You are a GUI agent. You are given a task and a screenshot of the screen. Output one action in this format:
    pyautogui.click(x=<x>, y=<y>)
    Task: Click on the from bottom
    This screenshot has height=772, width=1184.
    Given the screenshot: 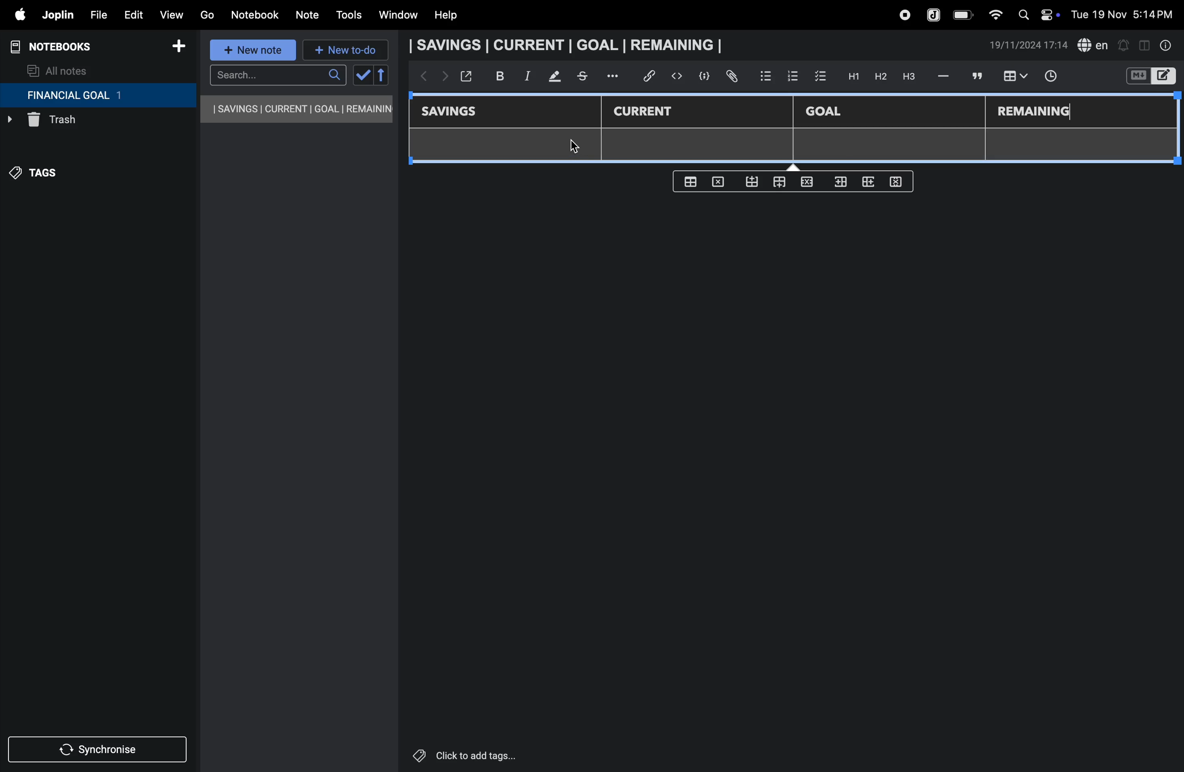 What is the action you would take?
    pyautogui.click(x=753, y=182)
    